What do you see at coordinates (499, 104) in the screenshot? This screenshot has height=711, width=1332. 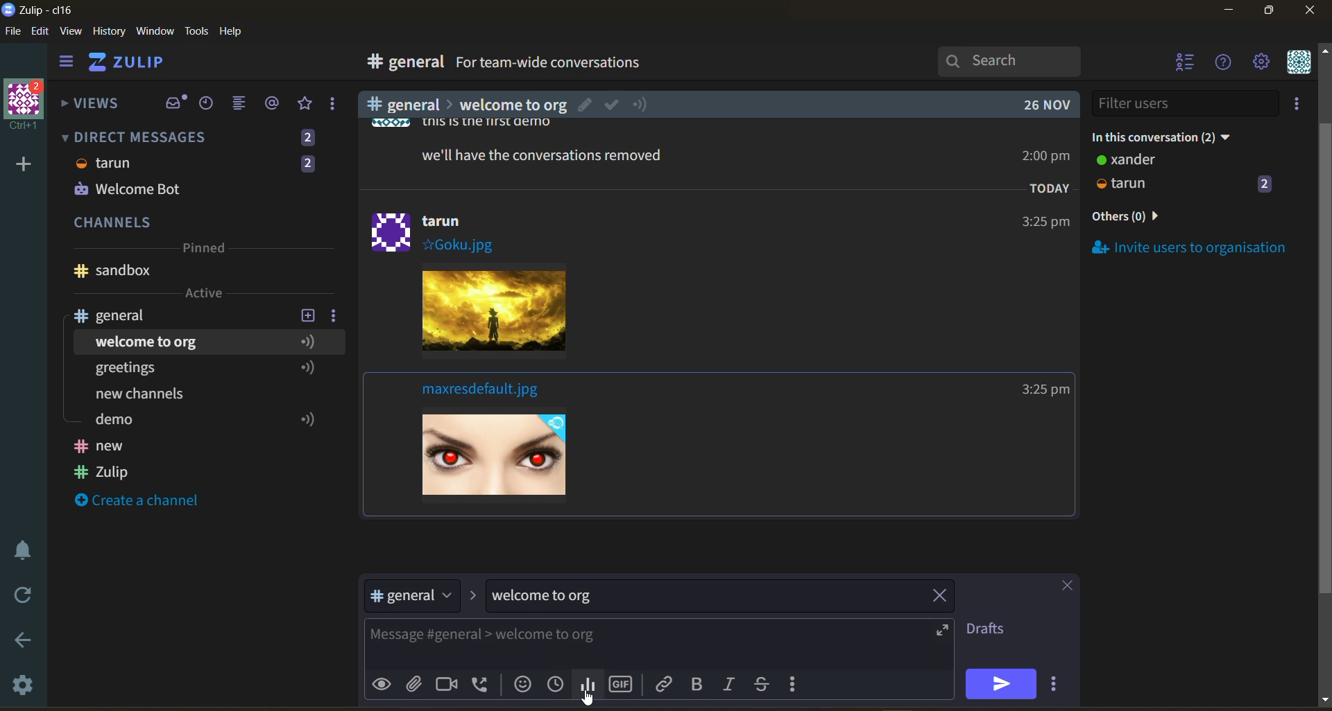 I see `` at bounding box center [499, 104].